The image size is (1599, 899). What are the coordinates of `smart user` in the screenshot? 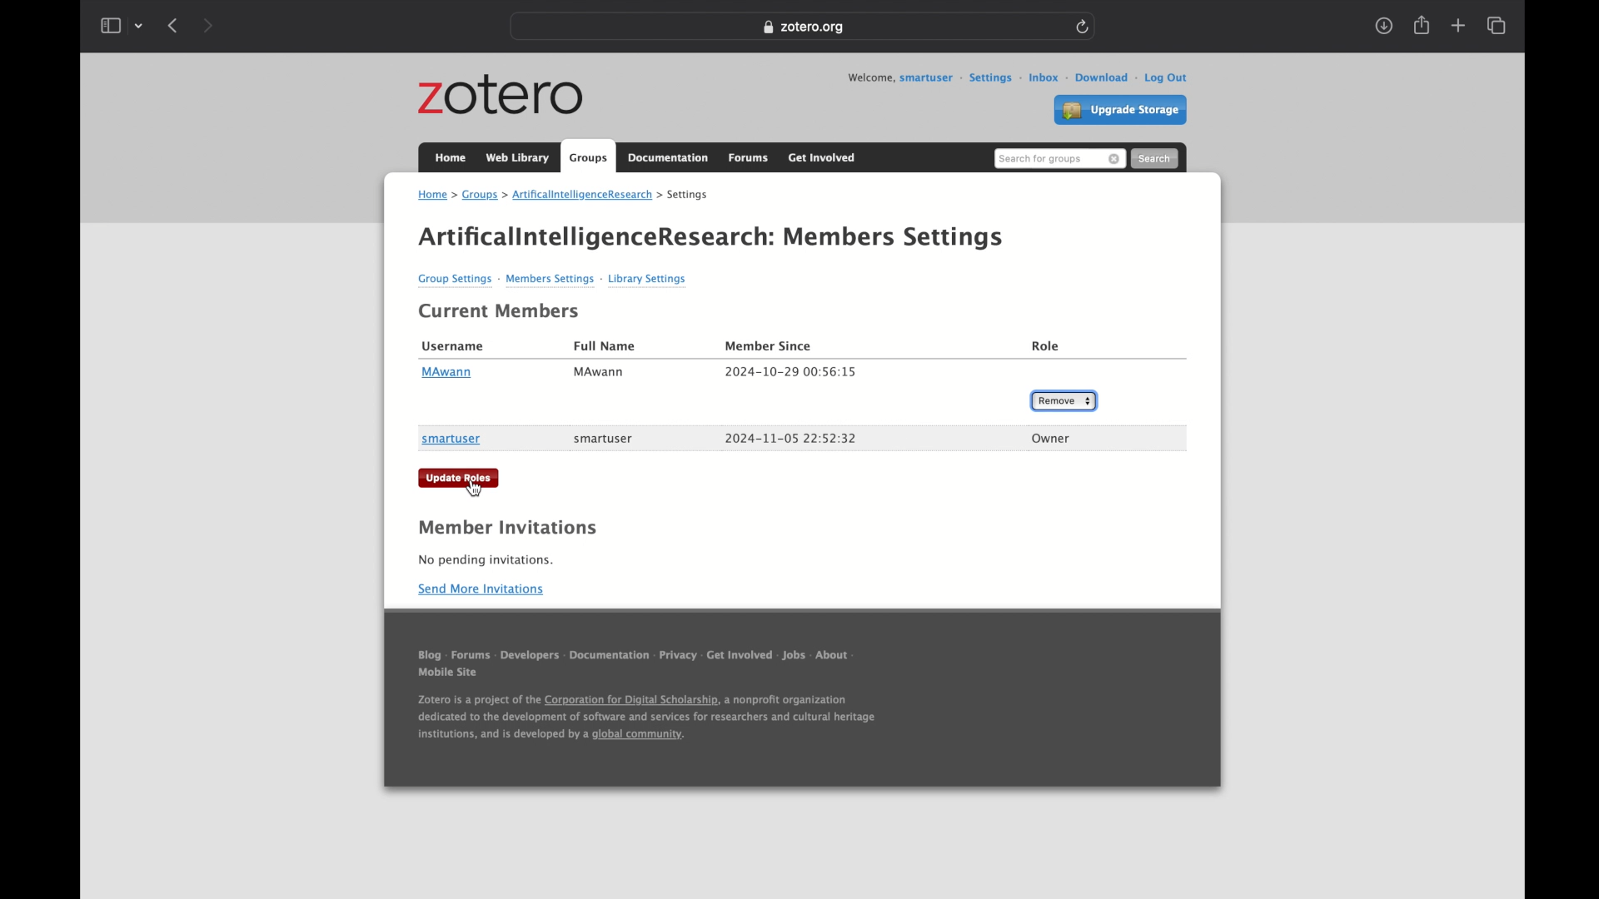 It's located at (604, 439).